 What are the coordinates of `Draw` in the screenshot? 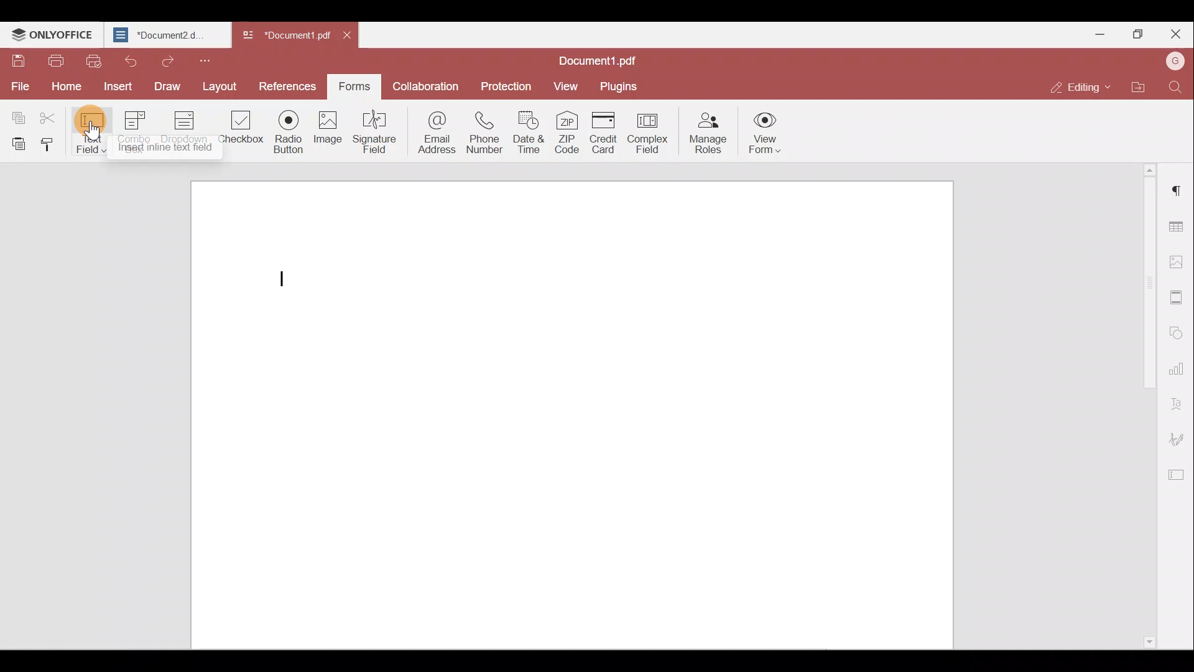 It's located at (163, 86).